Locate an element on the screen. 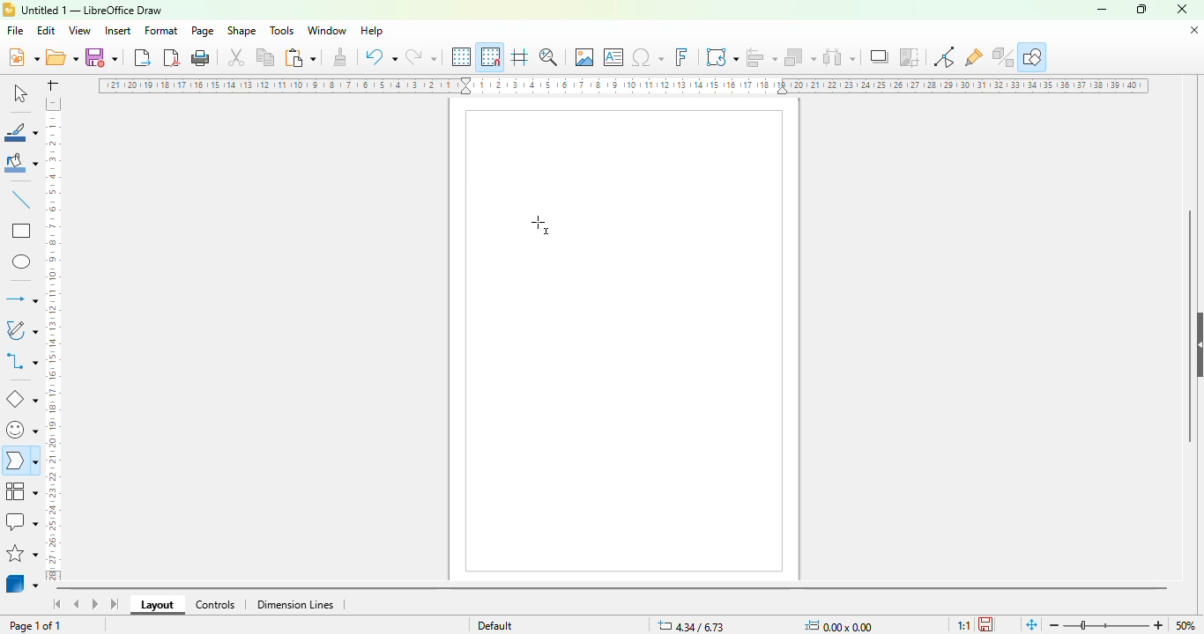 The height and width of the screenshot is (634, 1204). vertical scroll bar is located at coordinates (1190, 327).